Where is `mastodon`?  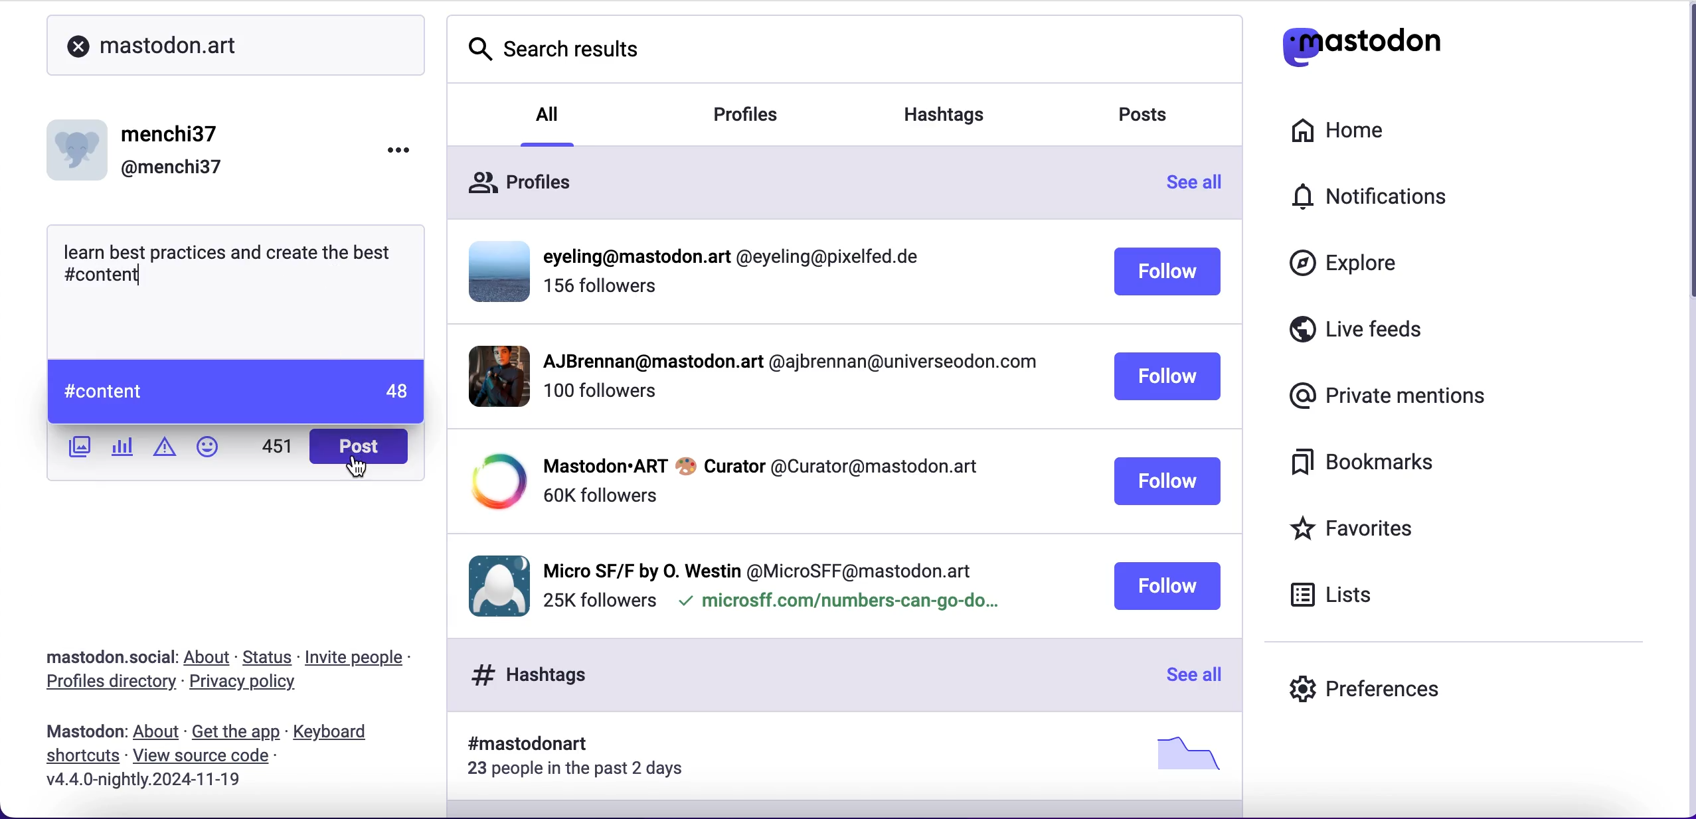
mastodon is located at coordinates (78, 732).